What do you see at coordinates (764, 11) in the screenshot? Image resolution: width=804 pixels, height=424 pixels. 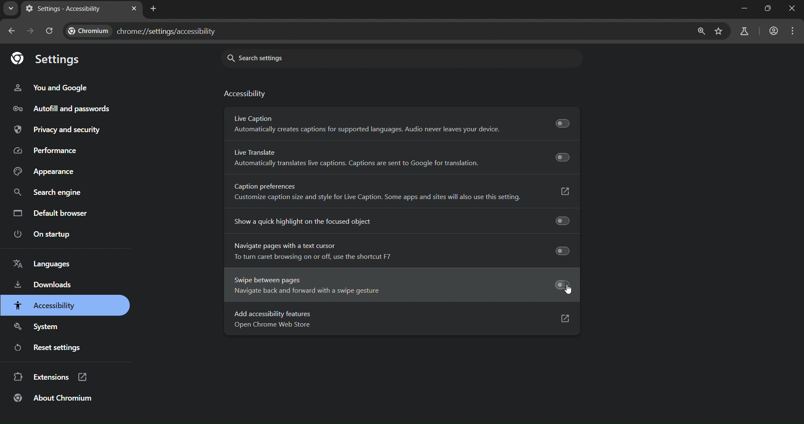 I see `adjust window` at bounding box center [764, 11].